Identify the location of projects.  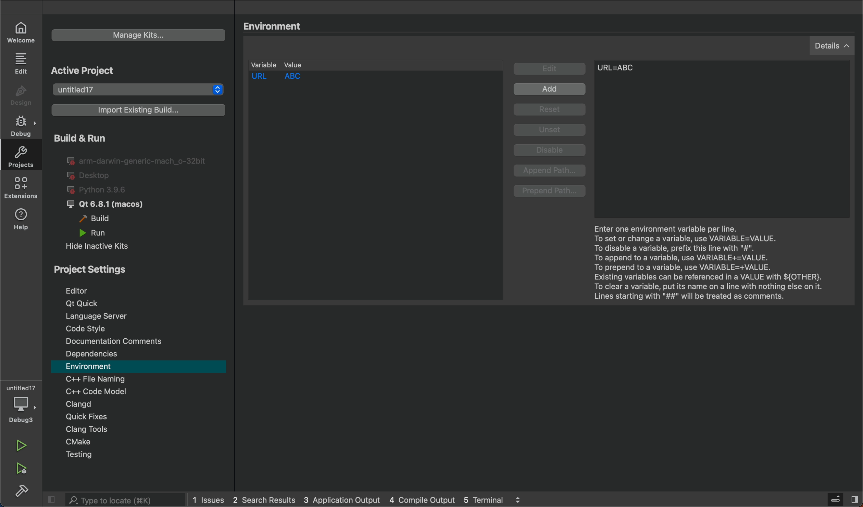
(140, 90).